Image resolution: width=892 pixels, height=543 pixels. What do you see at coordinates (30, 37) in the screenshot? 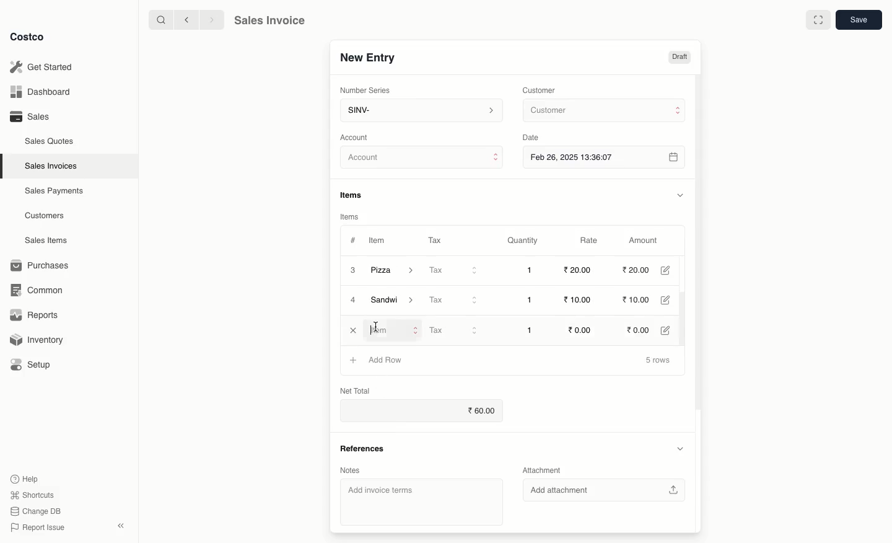
I see `Costco` at bounding box center [30, 37].